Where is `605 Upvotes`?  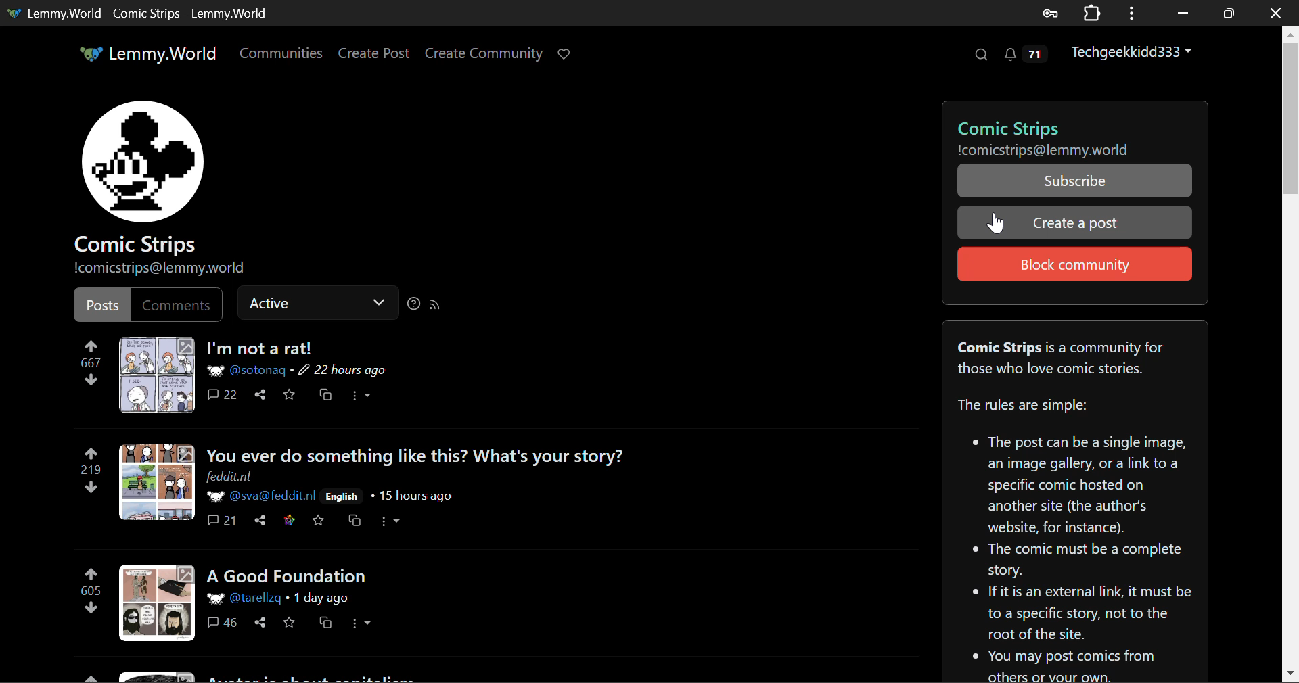
605 Upvotes is located at coordinates (90, 589).